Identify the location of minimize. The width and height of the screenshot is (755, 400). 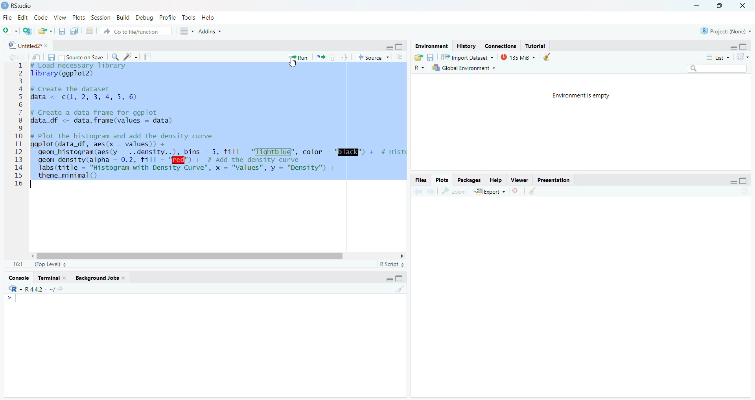
(389, 280).